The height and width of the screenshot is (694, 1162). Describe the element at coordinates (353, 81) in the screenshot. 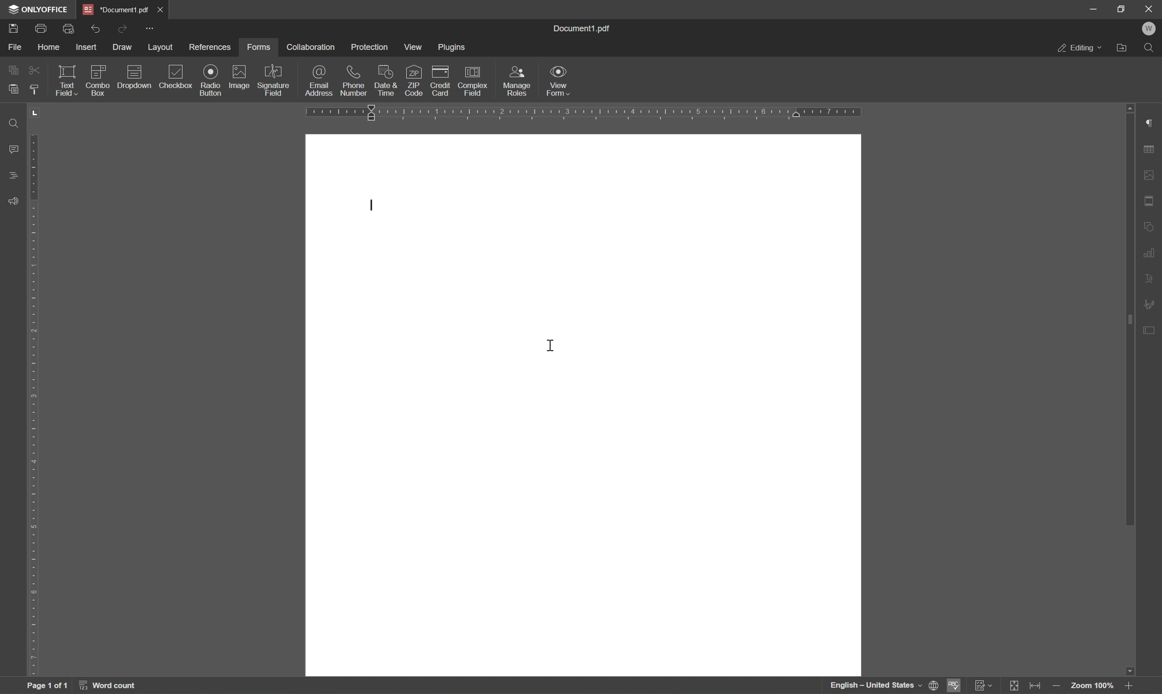

I see `phone number` at that location.